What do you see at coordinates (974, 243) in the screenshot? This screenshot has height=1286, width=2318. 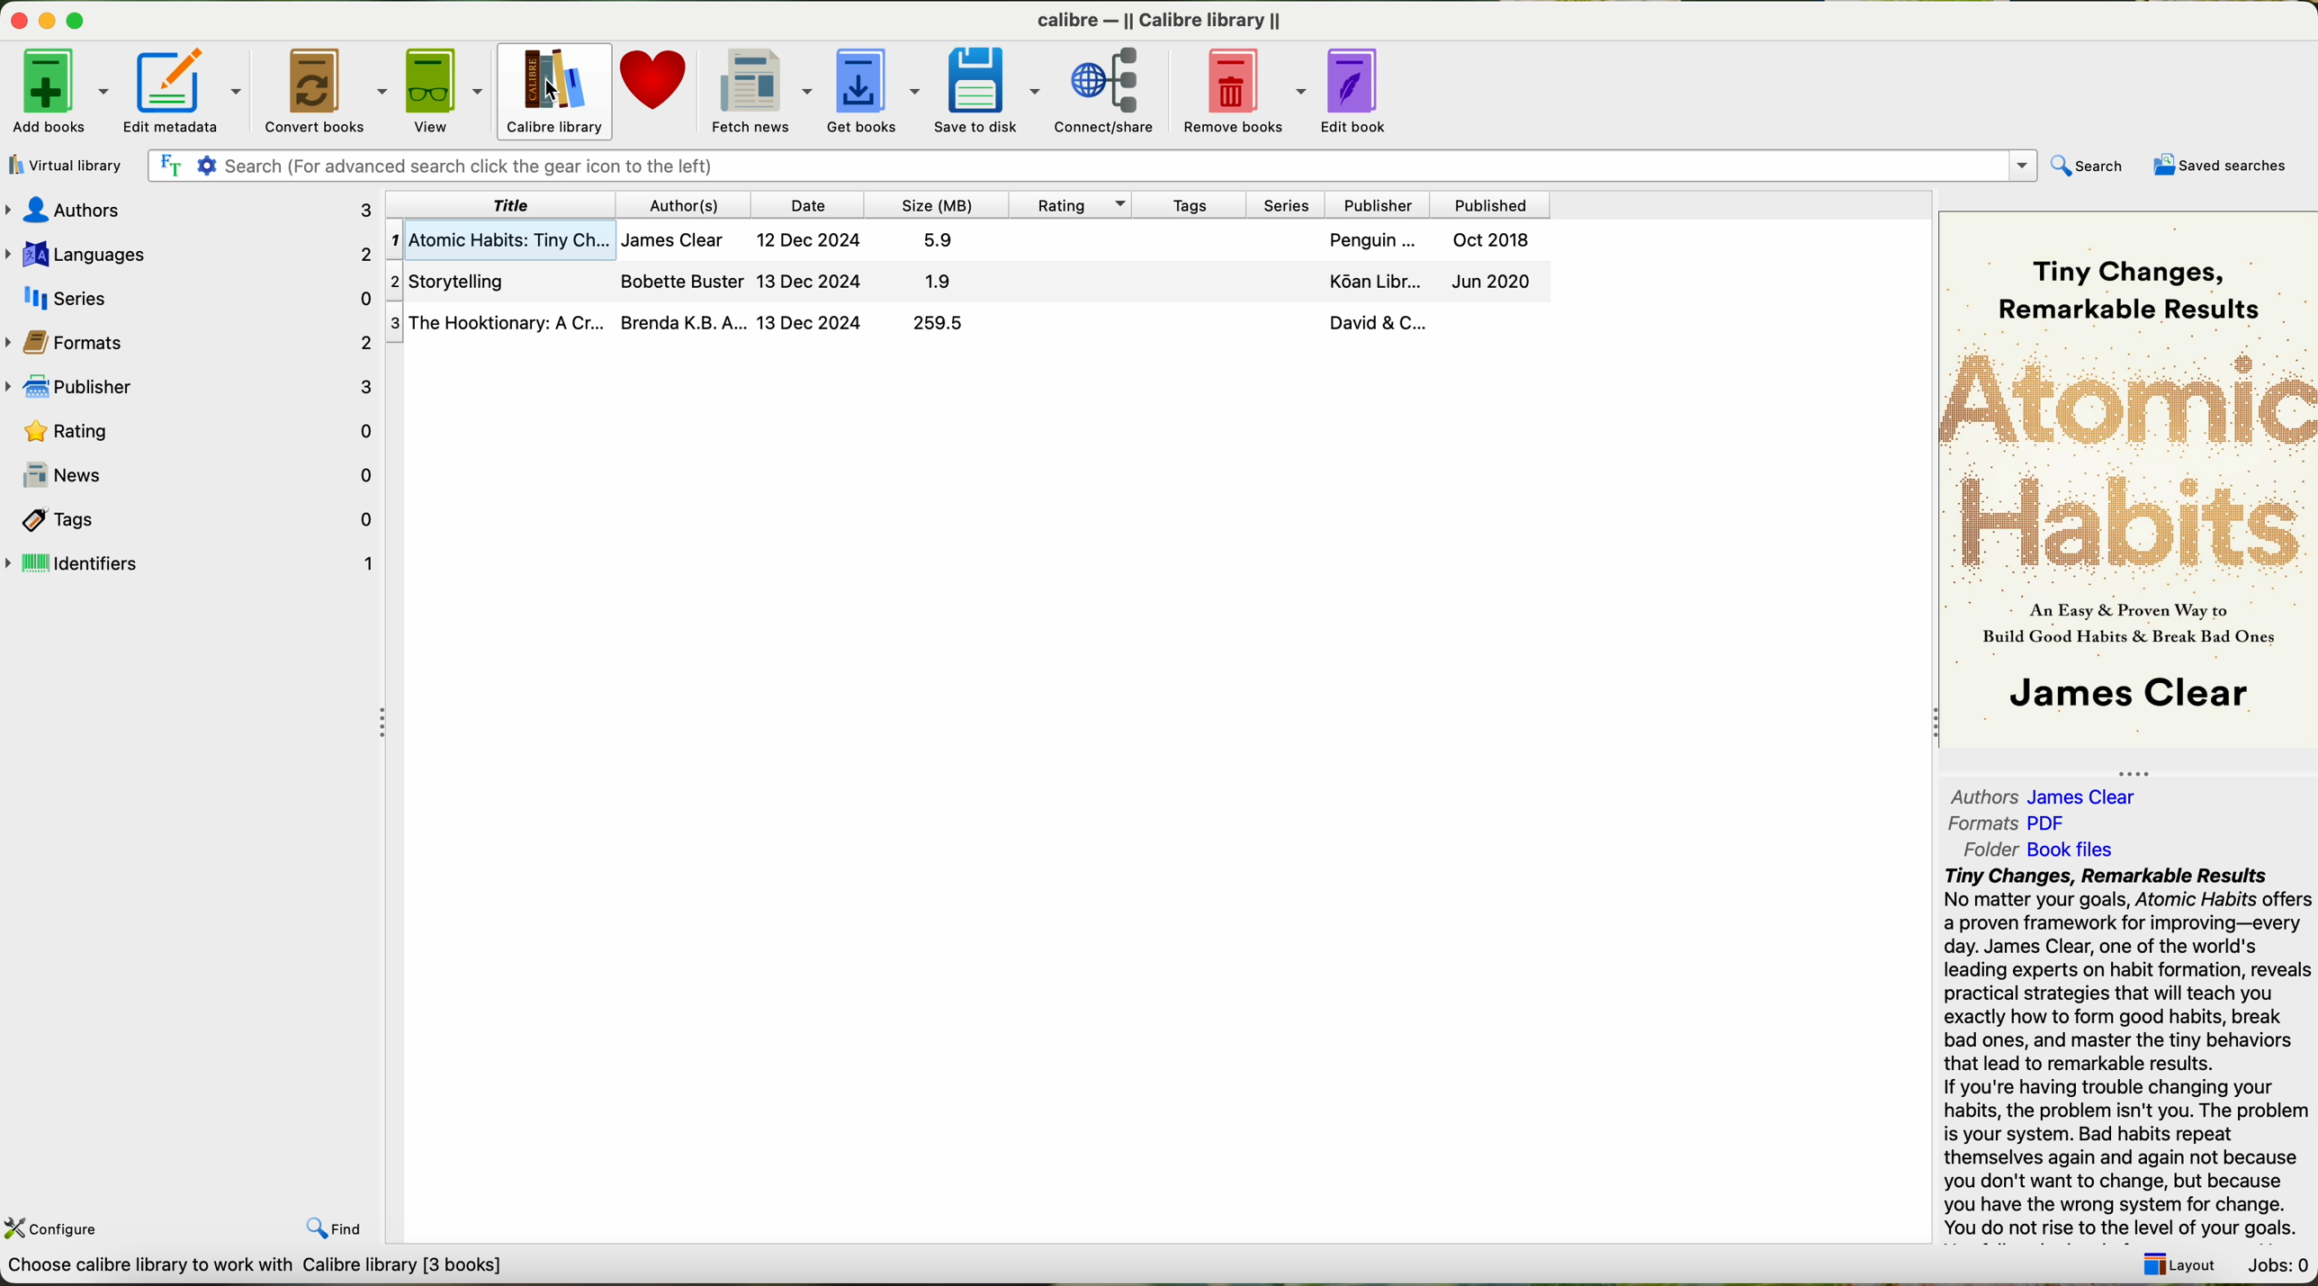 I see `First Book Atomic Habits` at bounding box center [974, 243].